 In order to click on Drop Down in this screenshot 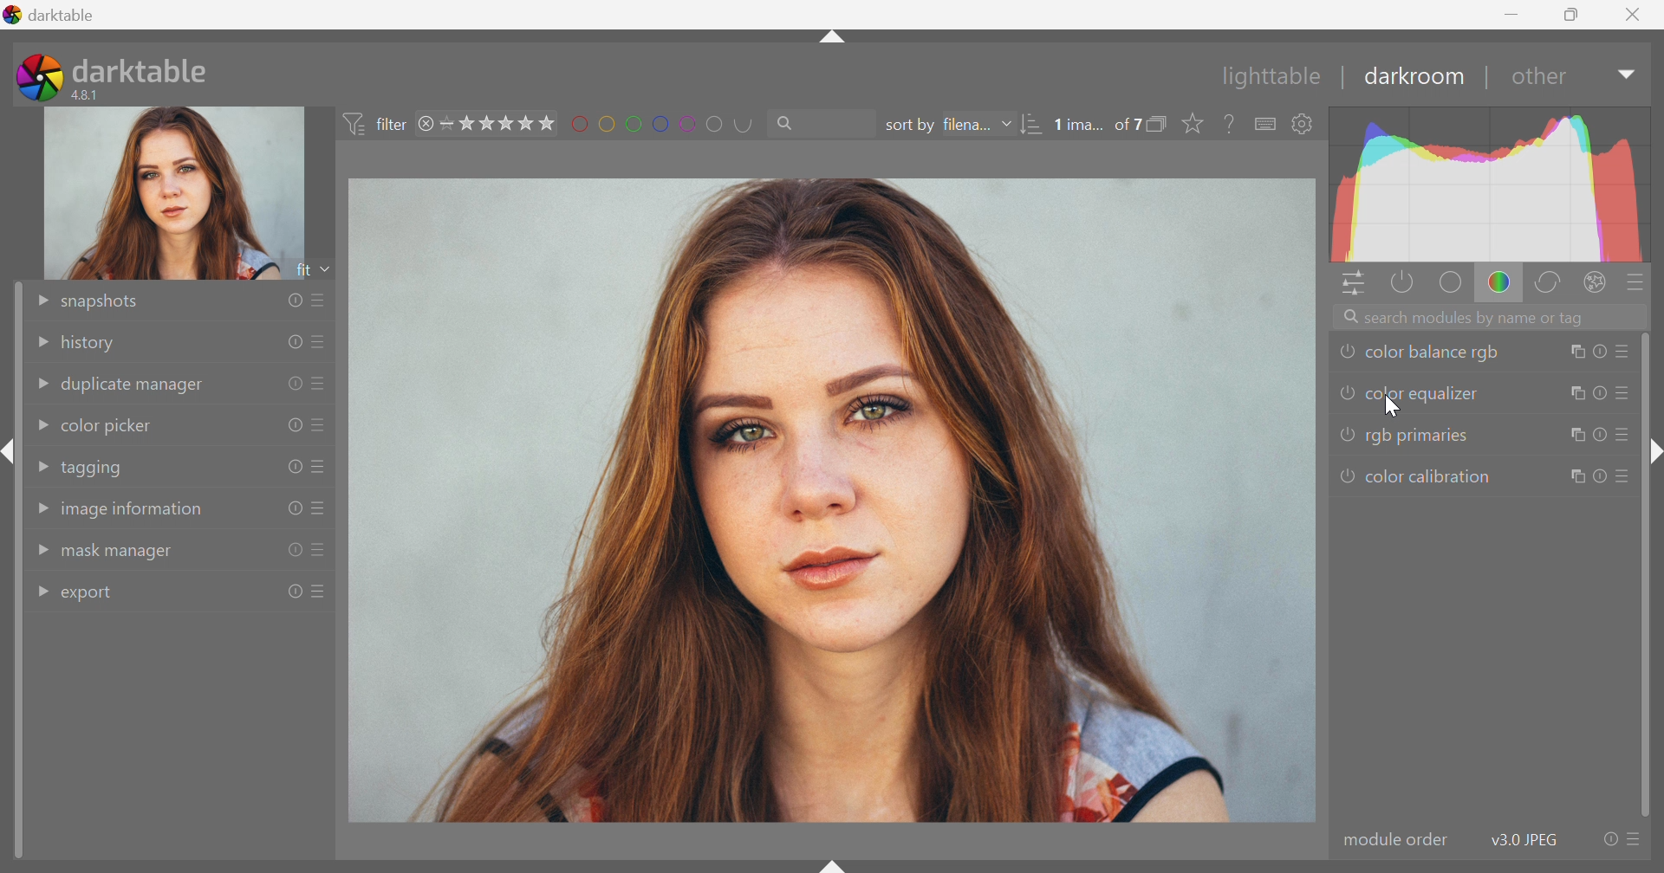, I will do `click(38, 466)`.